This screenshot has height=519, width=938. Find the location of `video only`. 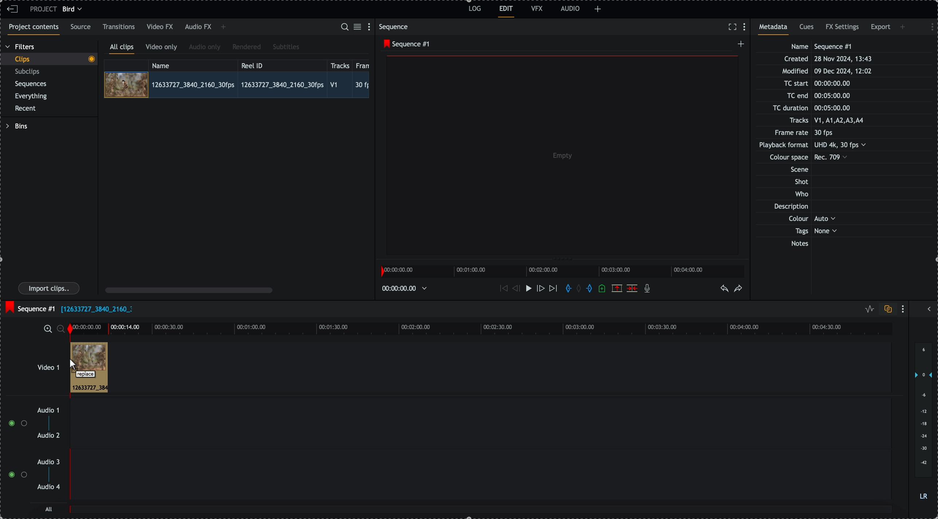

video only is located at coordinates (163, 48).